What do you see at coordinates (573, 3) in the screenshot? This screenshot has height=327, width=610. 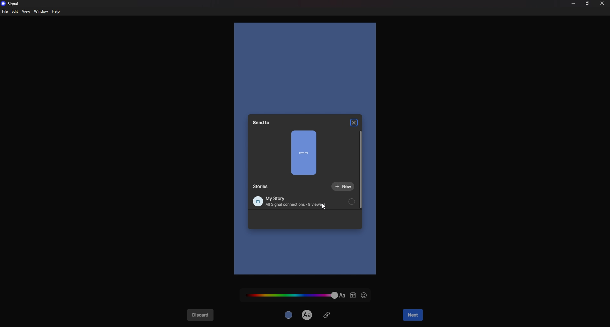 I see `minimize` at bounding box center [573, 3].